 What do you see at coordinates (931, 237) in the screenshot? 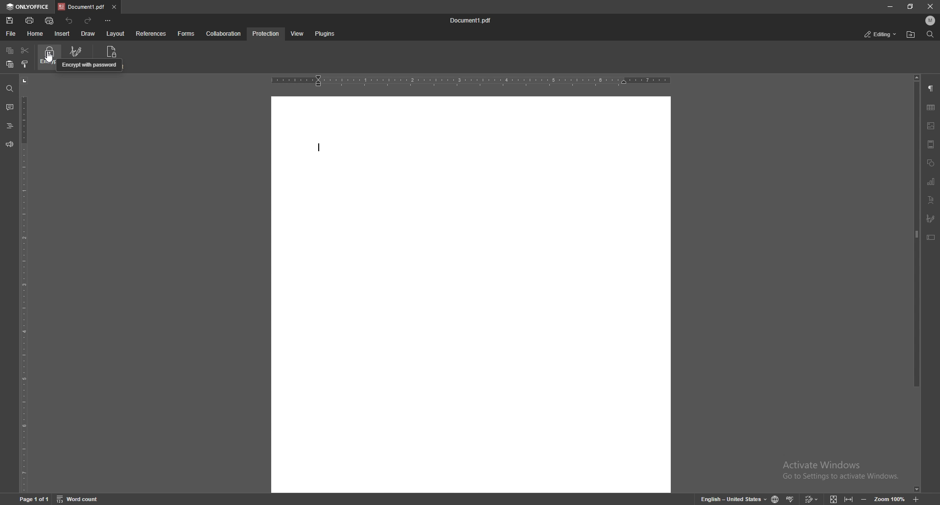
I see `text box` at bounding box center [931, 237].